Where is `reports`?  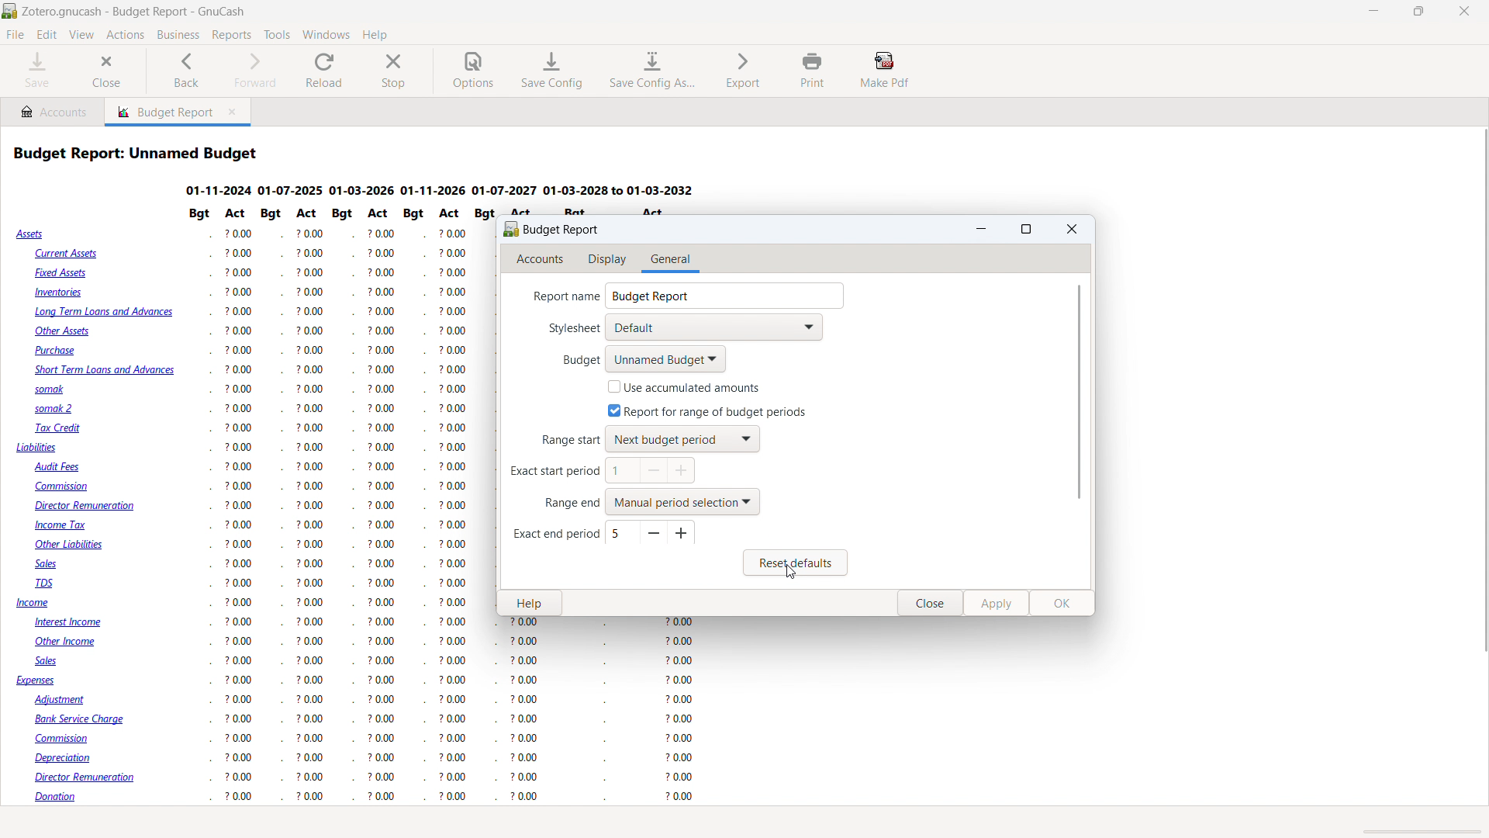 reports is located at coordinates (231, 35).